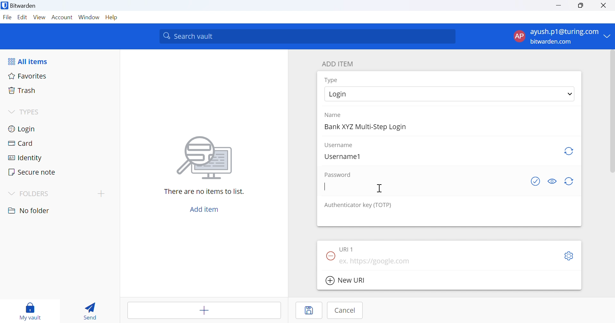 The image size is (615, 323). I want to click on Cancel, so click(344, 311).